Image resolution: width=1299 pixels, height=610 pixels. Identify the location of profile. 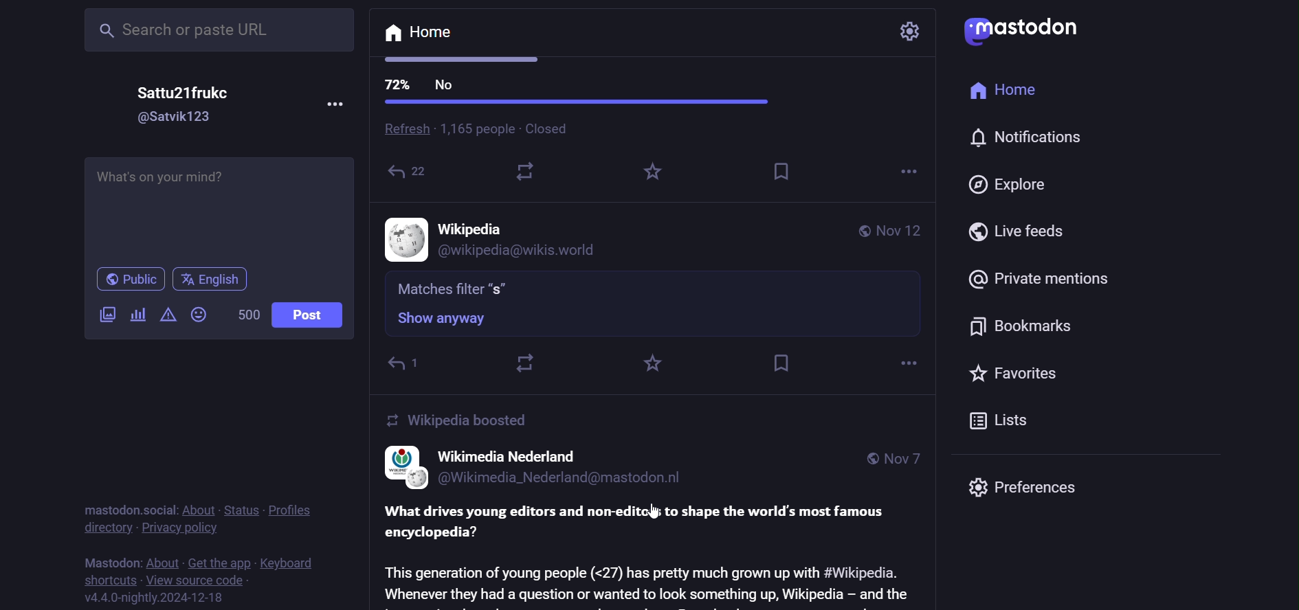
(290, 510).